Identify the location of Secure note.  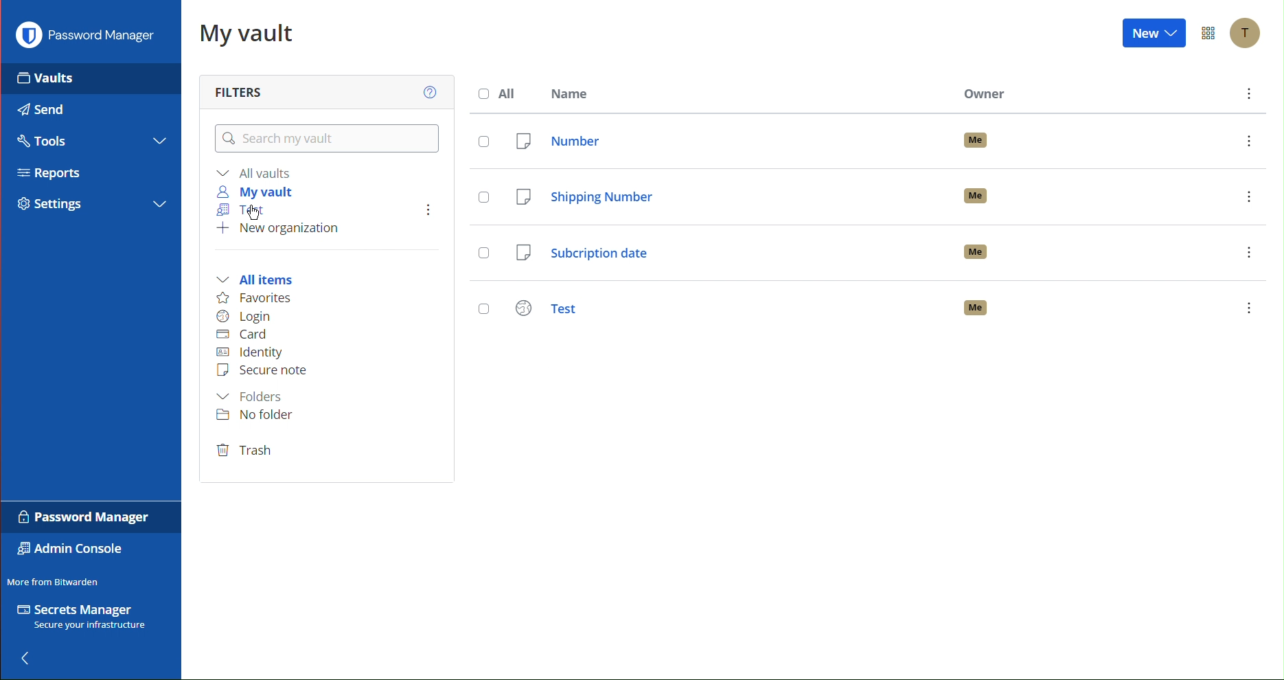
(263, 371).